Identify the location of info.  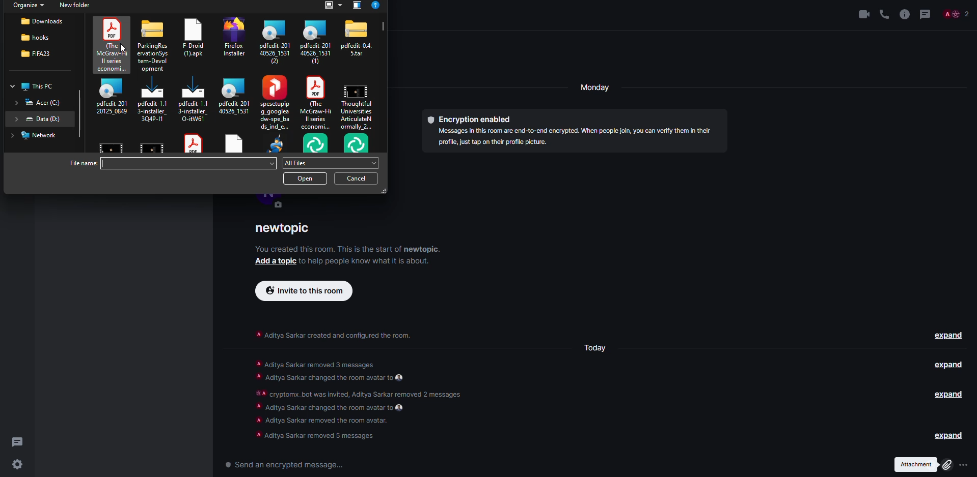
(572, 137).